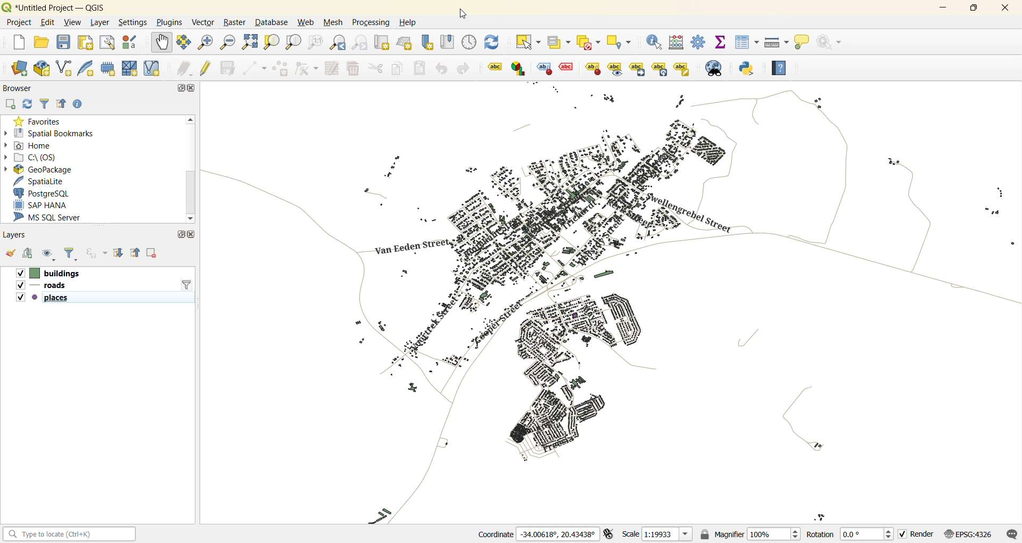  What do you see at coordinates (104, 43) in the screenshot?
I see `show layout` at bounding box center [104, 43].